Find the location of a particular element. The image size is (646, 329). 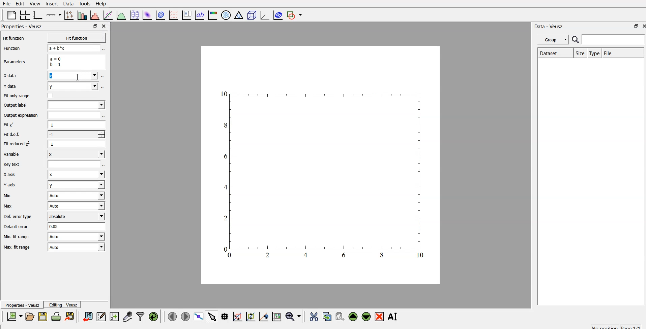

Help is located at coordinates (101, 3).